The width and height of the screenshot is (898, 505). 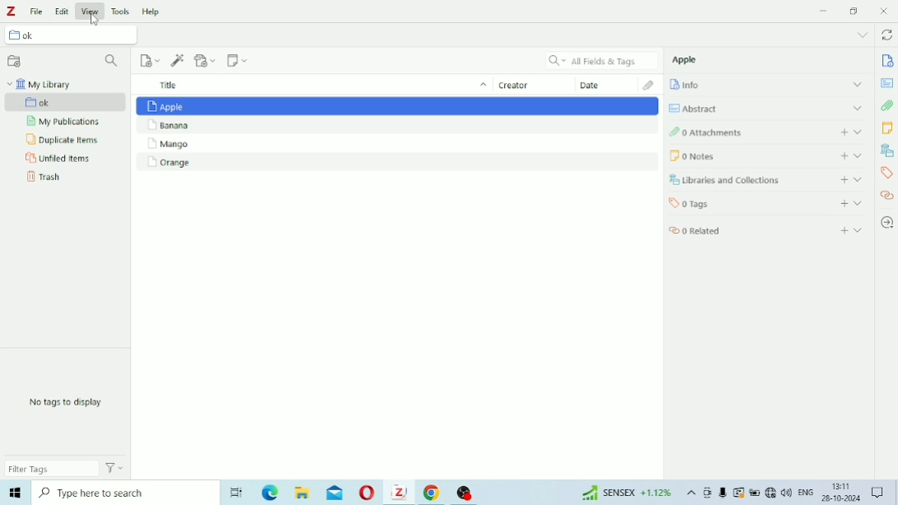 What do you see at coordinates (60, 102) in the screenshot?
I see `ok` at bounding box center [60, 102].